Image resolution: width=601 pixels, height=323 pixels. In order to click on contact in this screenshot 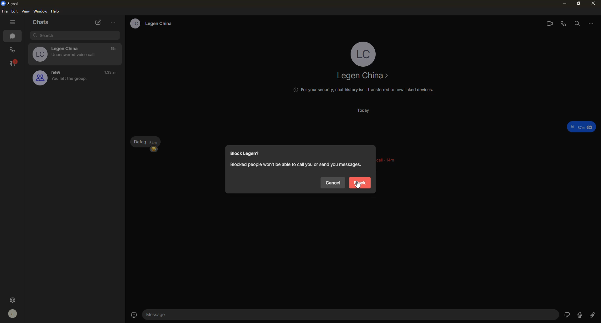, I will do `click(363, 77)`.